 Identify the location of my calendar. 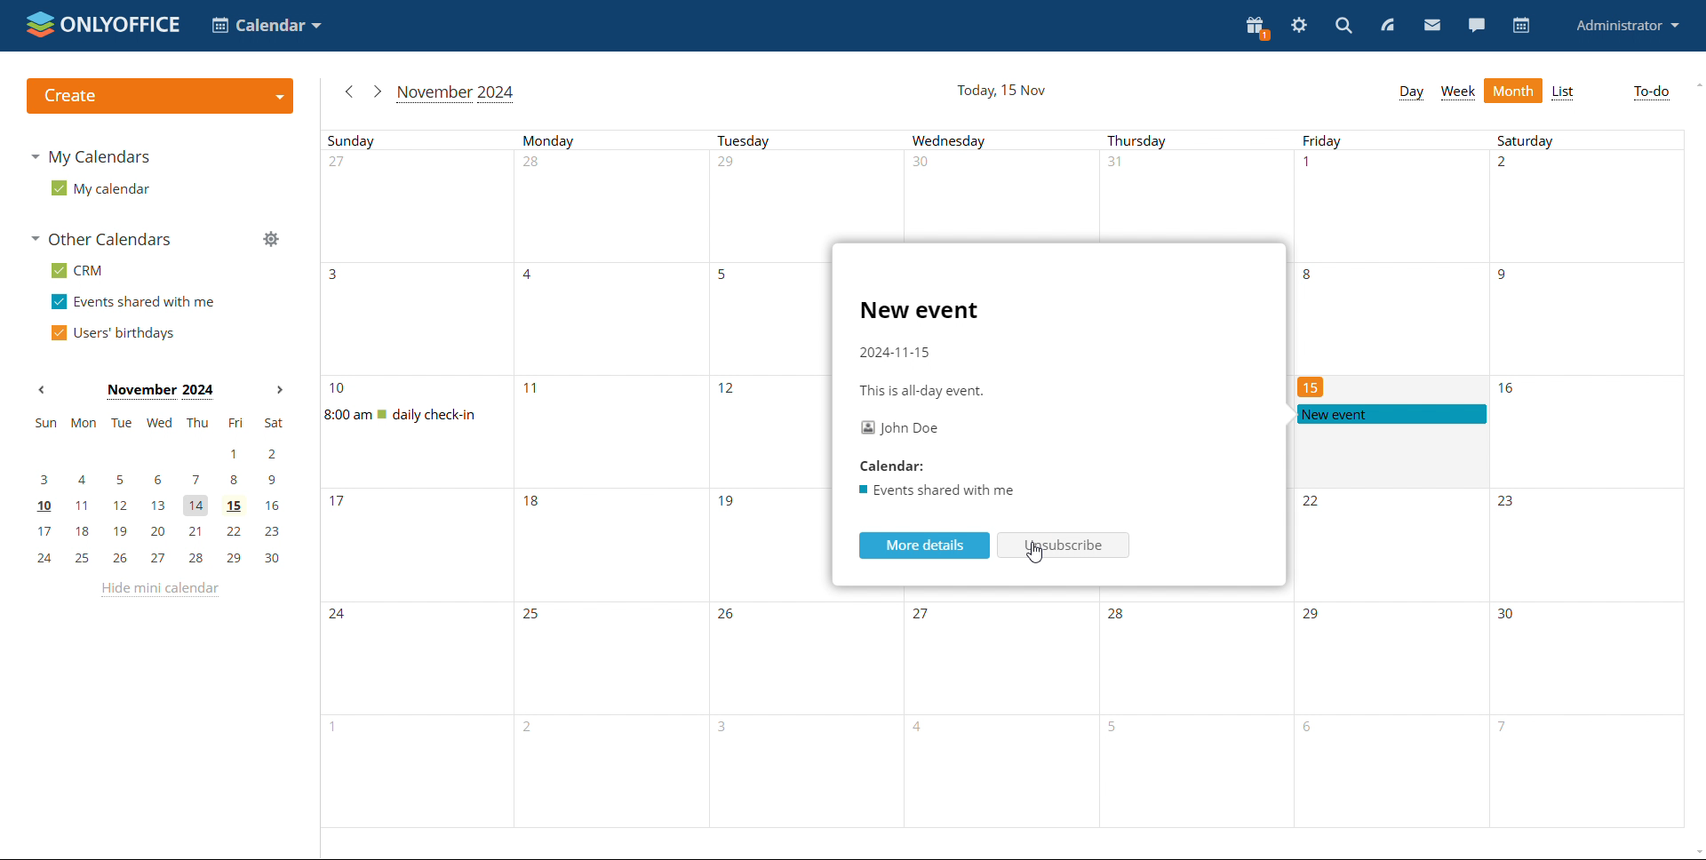
(100, 188).